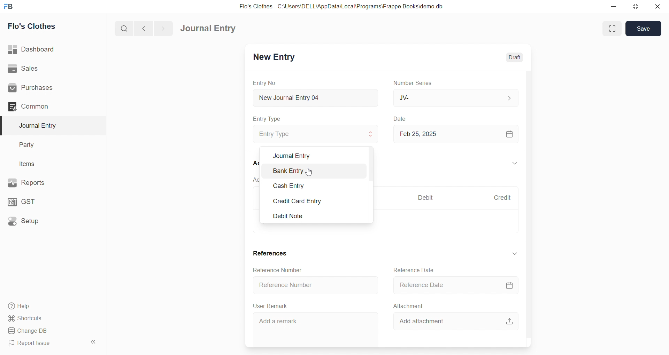 The width and height of the screenshot is (669, 355). Describe the element at coordinates (515, 57) in the screenshot. I see `Draft` at that location.